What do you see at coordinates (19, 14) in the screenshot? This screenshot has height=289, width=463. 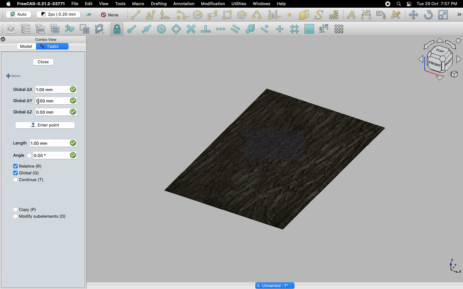 I see `Auto` at bounding box center [19, 14].